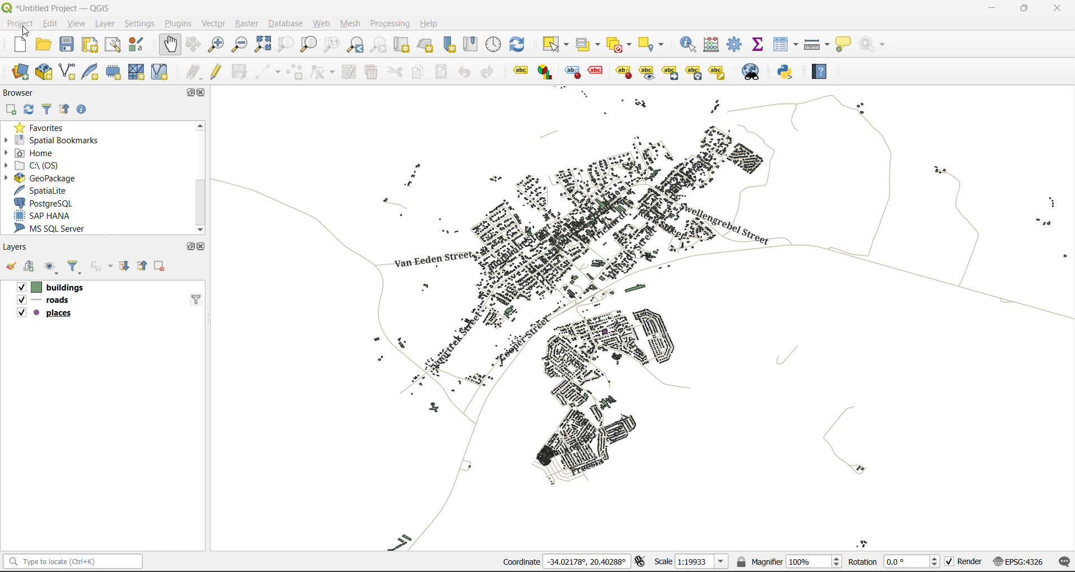 The width and height of the screenshot is (1075, 572). I want to click on maximize, so click(1025, 8).